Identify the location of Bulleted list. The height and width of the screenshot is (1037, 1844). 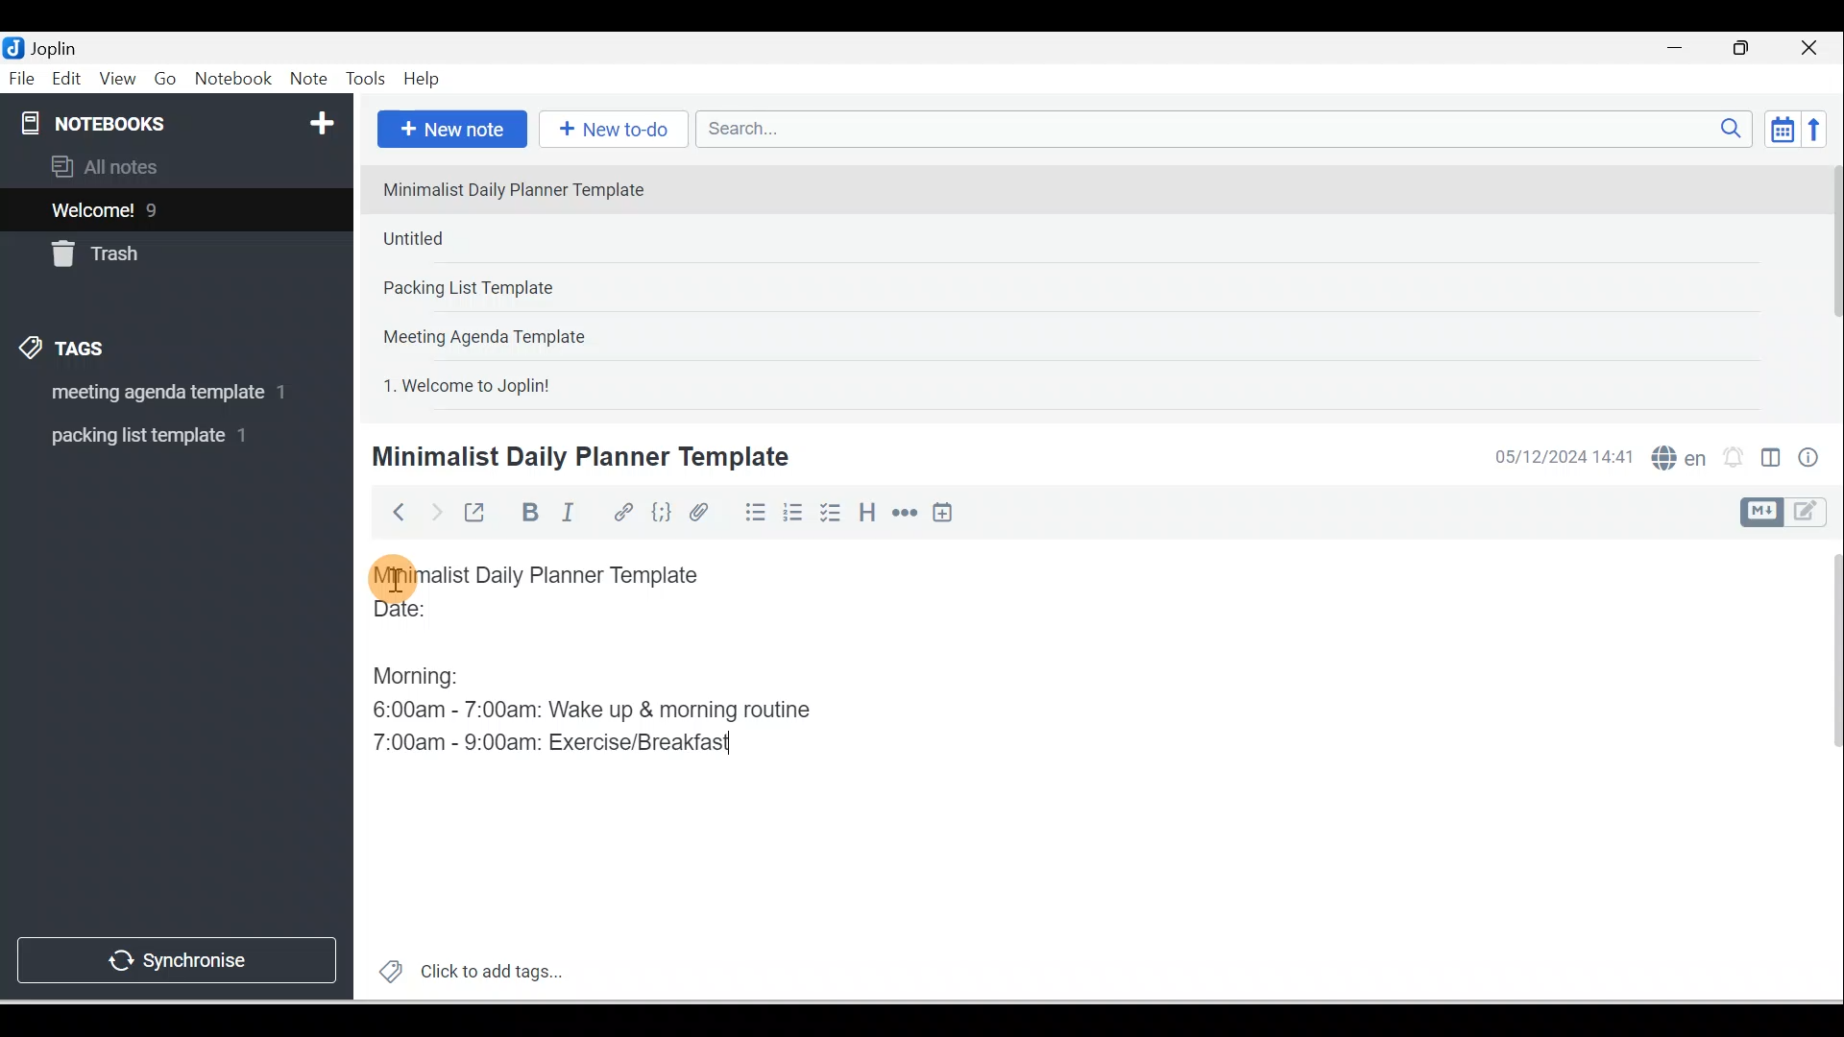
(751, 512).